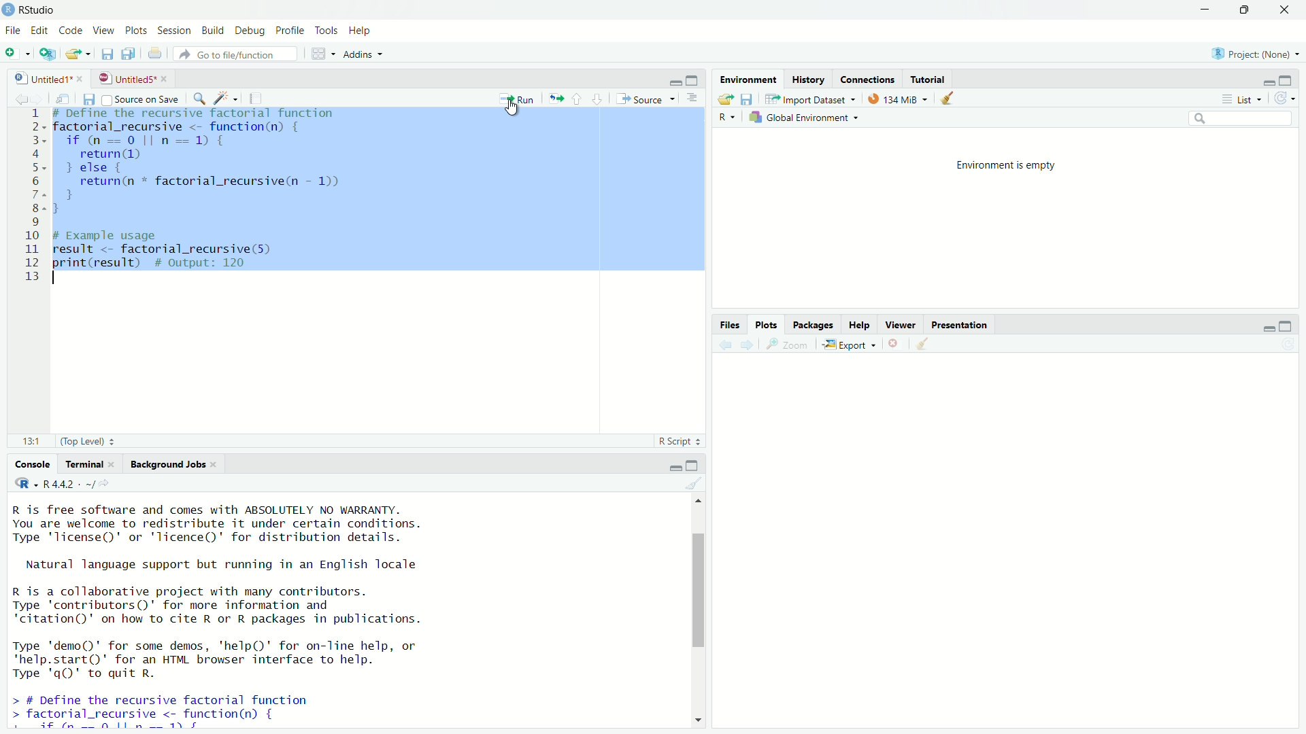  What do you see at coordinates (135, 30) in the screenshot?
I see `Plots` at bounding box center [135, 30].